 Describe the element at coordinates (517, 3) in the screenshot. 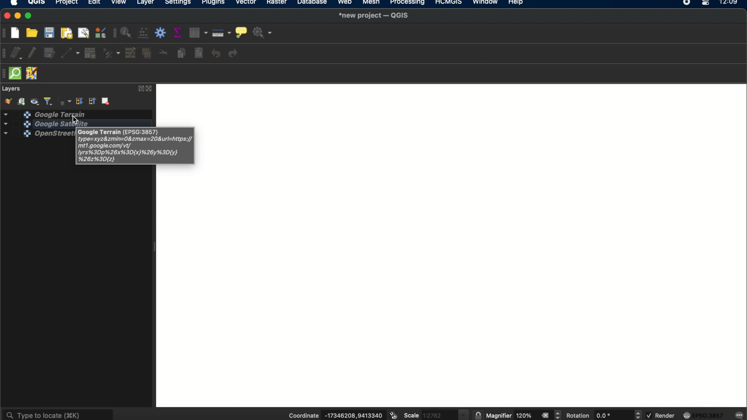

I see `help` at that location.